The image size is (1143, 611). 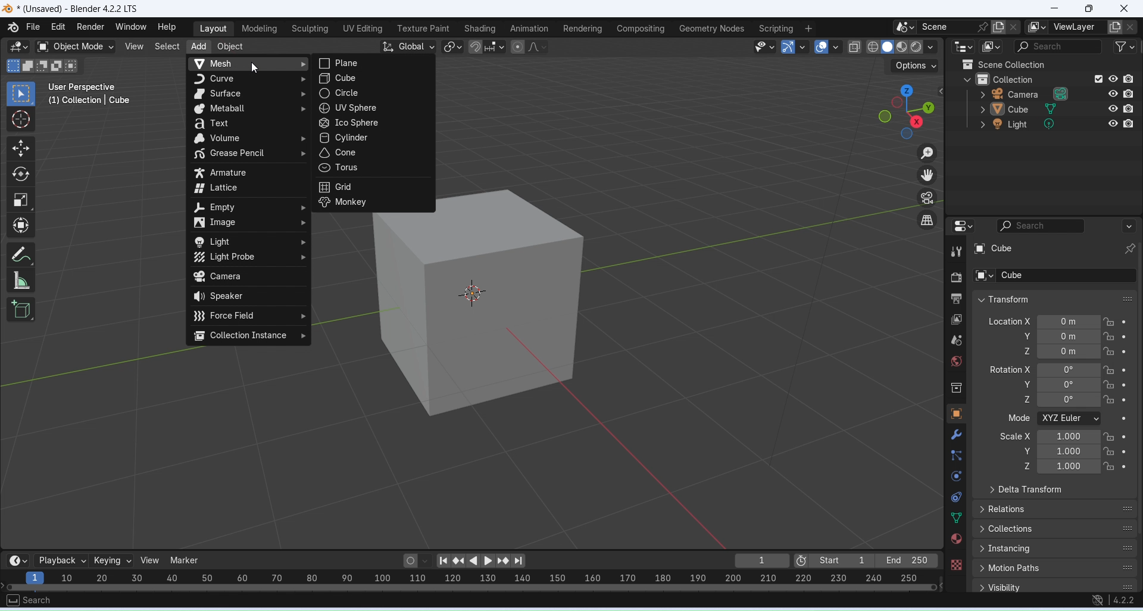 I want to click on Light layer, so click(x=1055, y=124).